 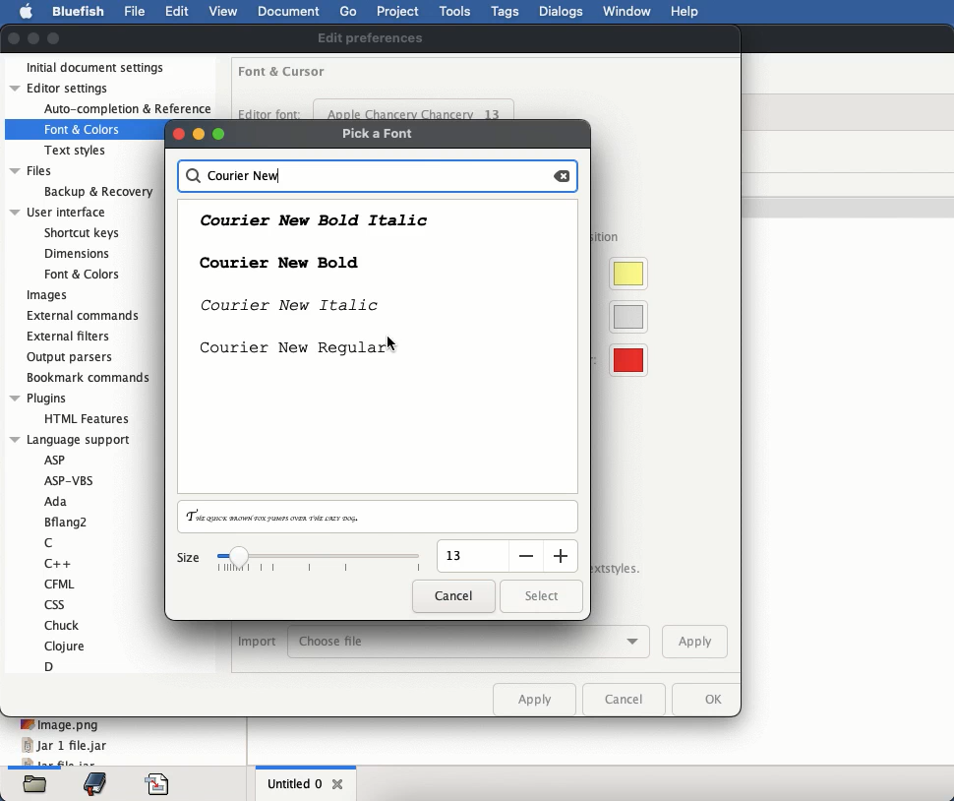 I want to click on output parsers, so click(x=72, y=359).